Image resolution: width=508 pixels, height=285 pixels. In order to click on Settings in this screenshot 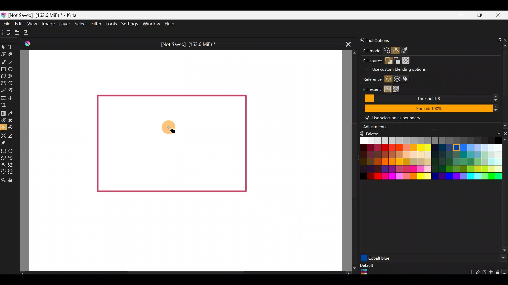, I will do `click(129, 23)`.